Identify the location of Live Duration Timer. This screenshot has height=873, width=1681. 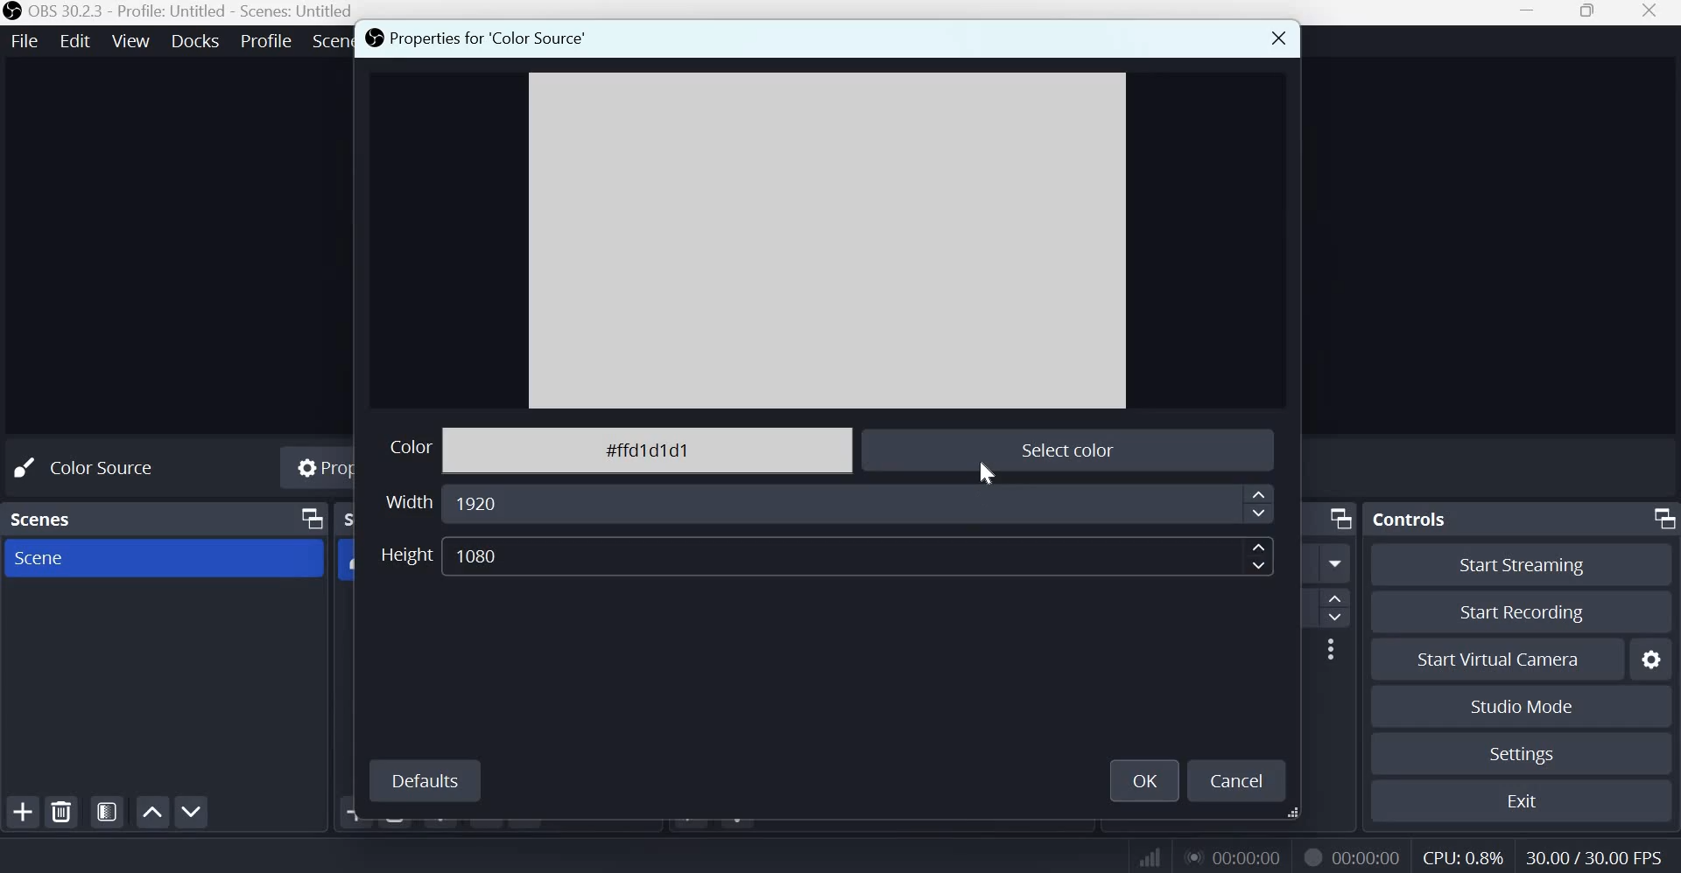
(1312, 856).